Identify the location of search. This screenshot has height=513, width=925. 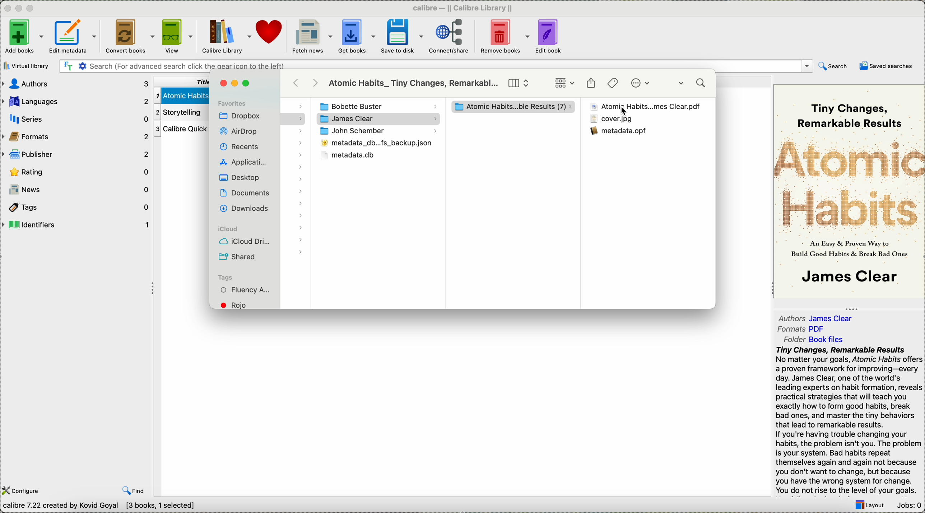
(693, 84).